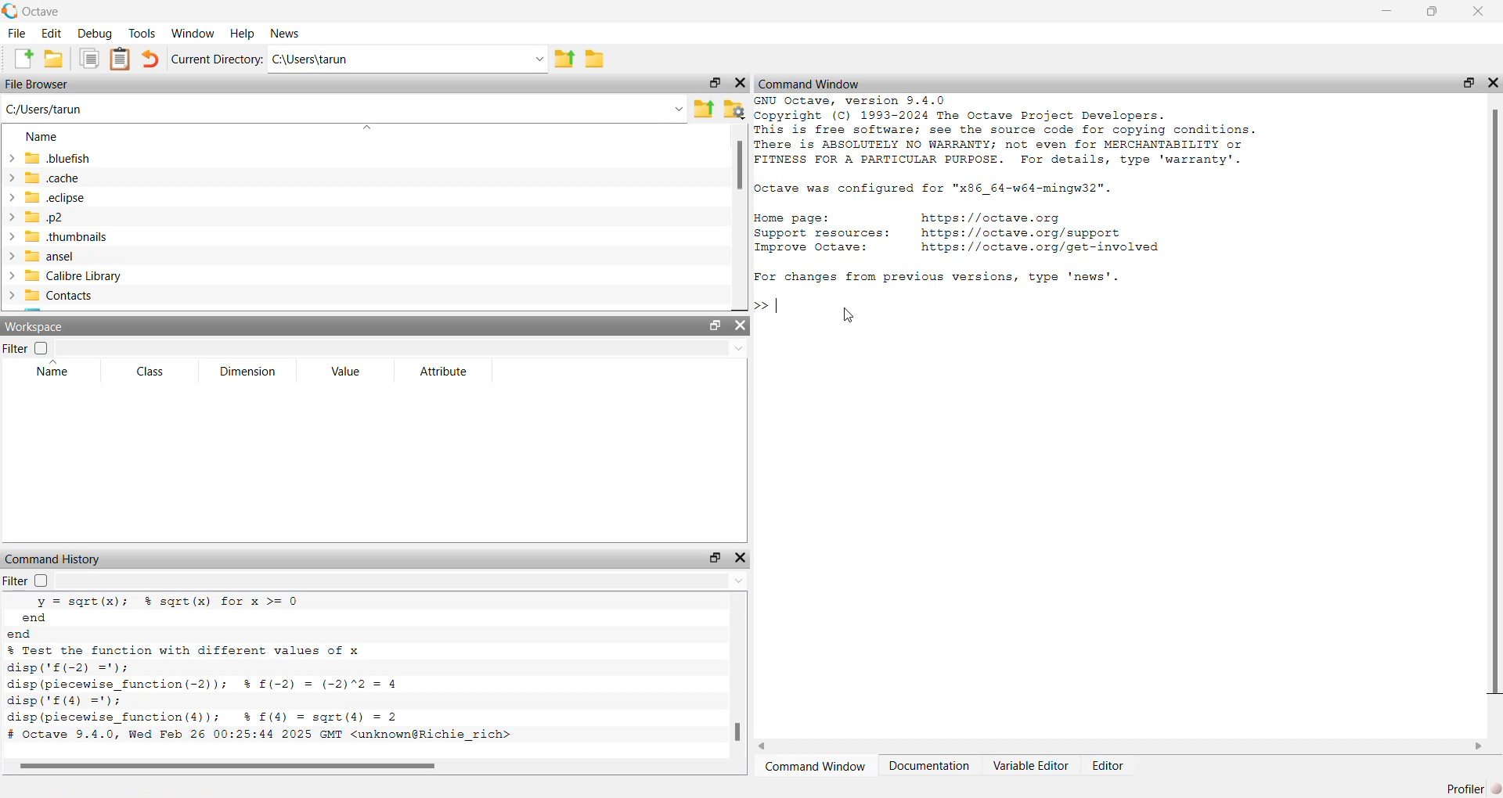 The image size is (1503, 798). What do you see at coordinates (45, 177) in the screenshot?
I see `>cache` at bounding box center [45, 177].